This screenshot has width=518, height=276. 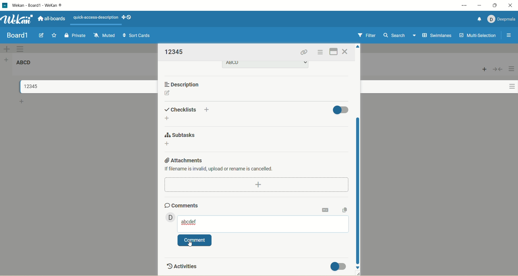 I want to click on attachments, so click(x=183, y=159).